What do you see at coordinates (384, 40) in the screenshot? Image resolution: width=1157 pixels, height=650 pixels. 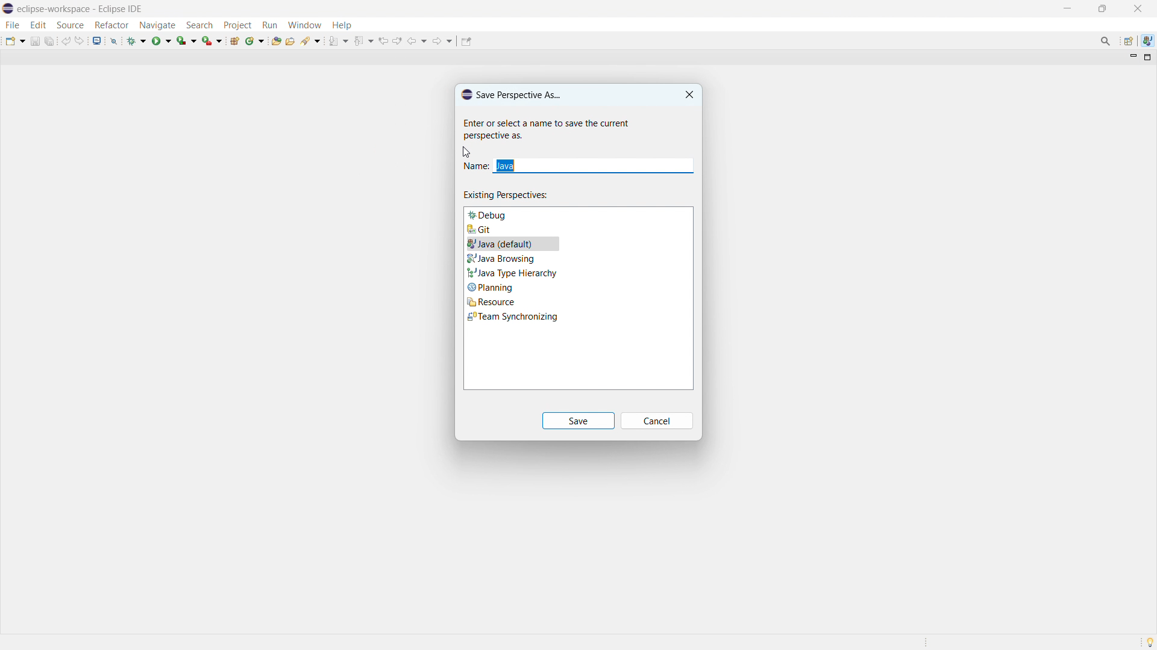 I see `view previous location` at bounding box center [384, 40].